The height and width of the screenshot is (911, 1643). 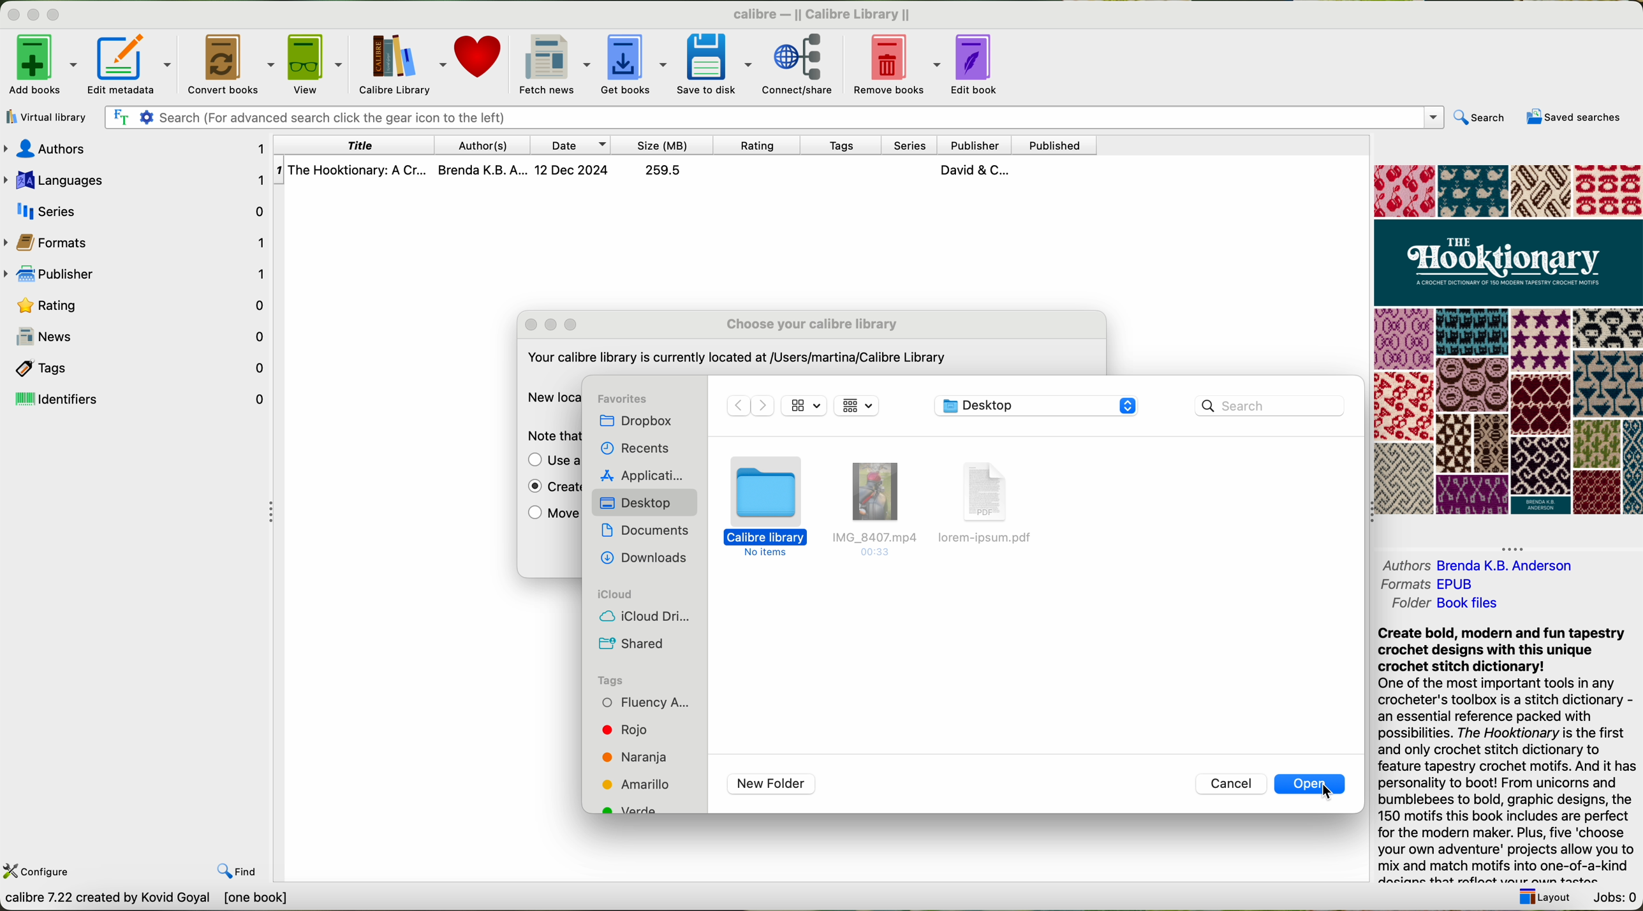 I want to click on note, so click(x=550, y=434).